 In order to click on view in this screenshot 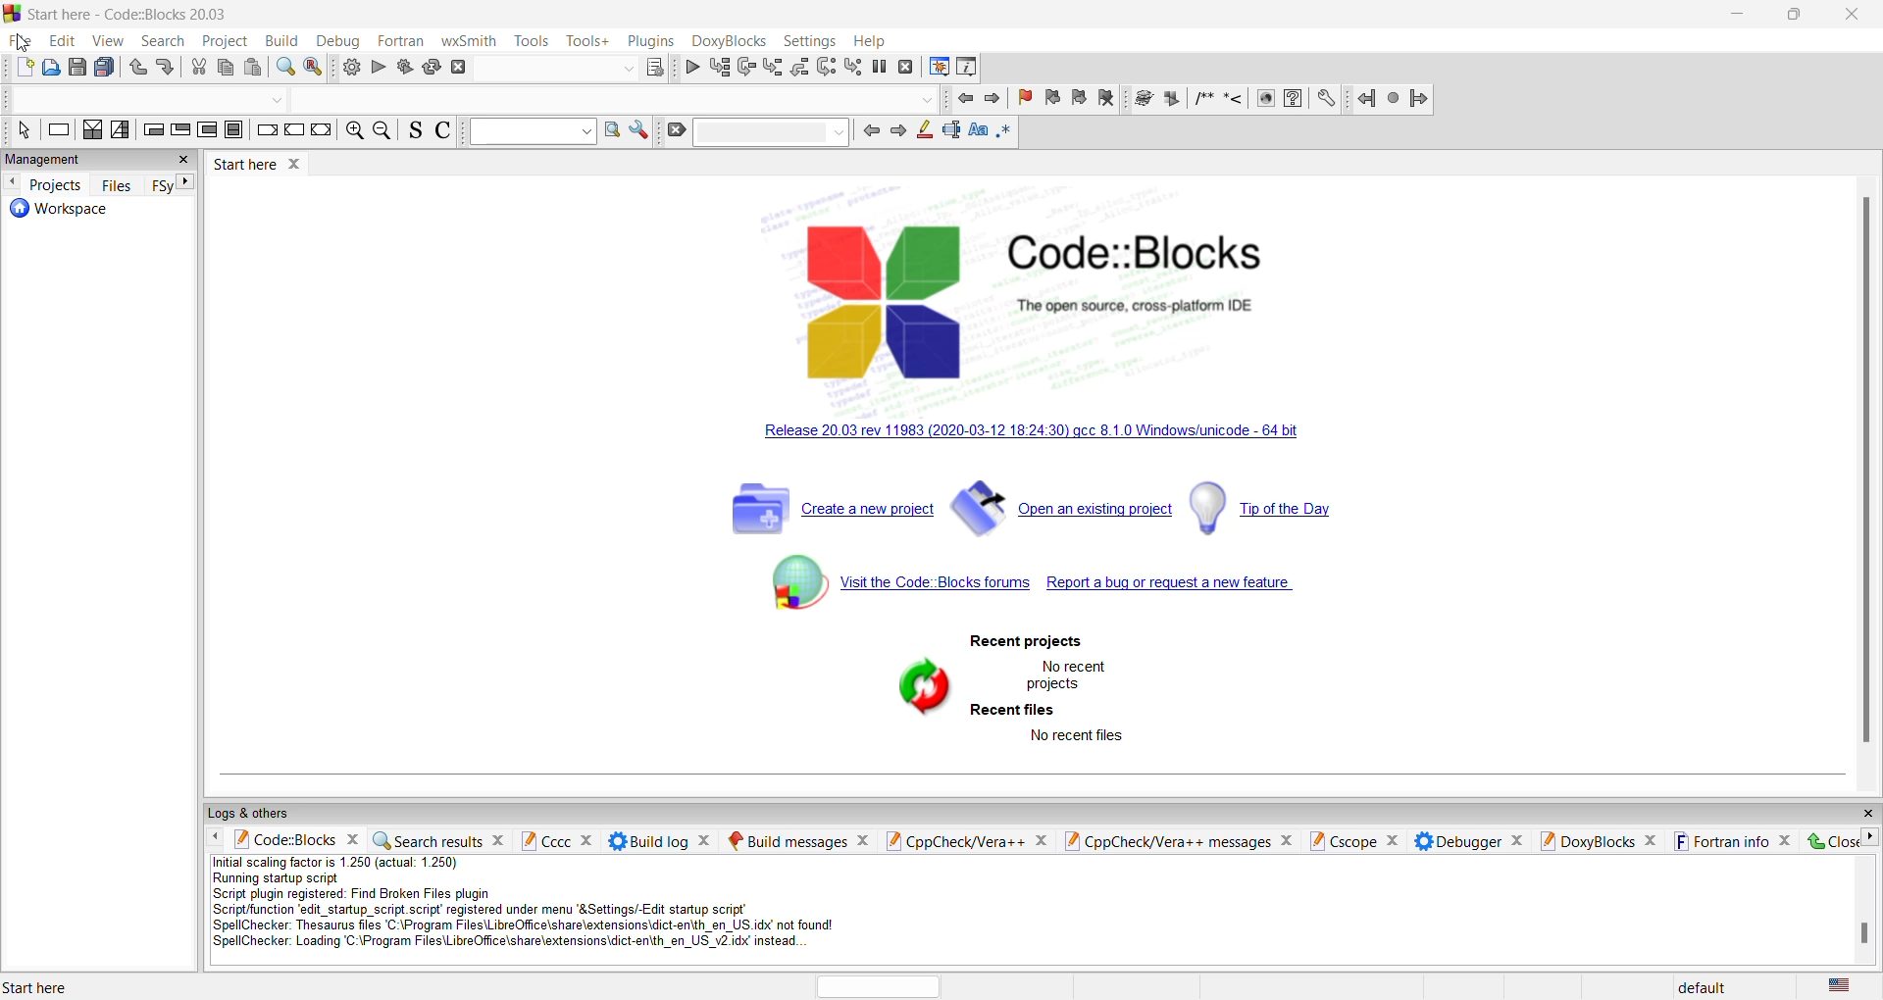, I will do `click(108, 41)`.